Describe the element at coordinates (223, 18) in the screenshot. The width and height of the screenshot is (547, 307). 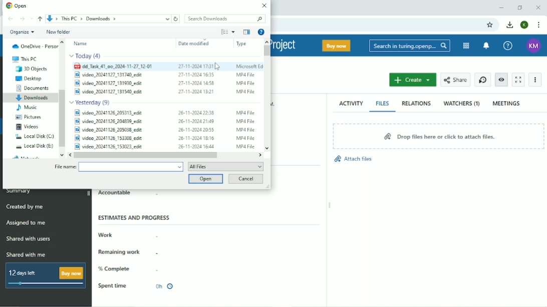
I see `Search Downloads` at that location.